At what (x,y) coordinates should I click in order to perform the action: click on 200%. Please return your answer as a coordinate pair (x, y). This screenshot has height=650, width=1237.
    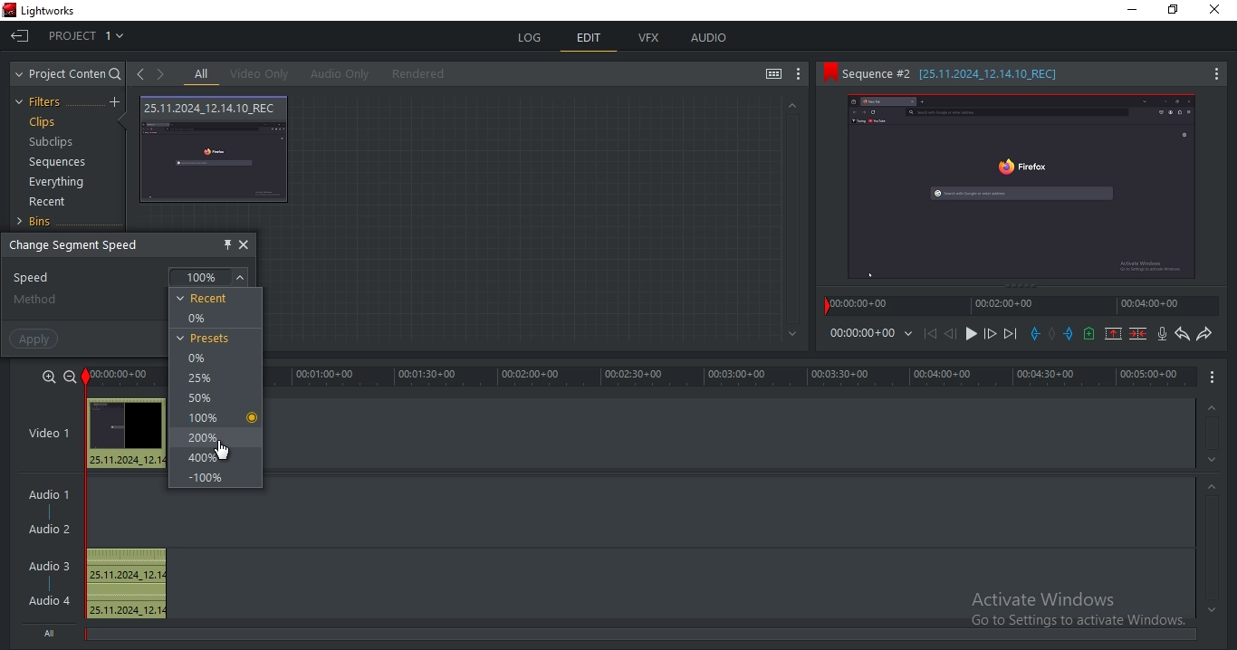
    Looking at the image, I should click on (209, 438).